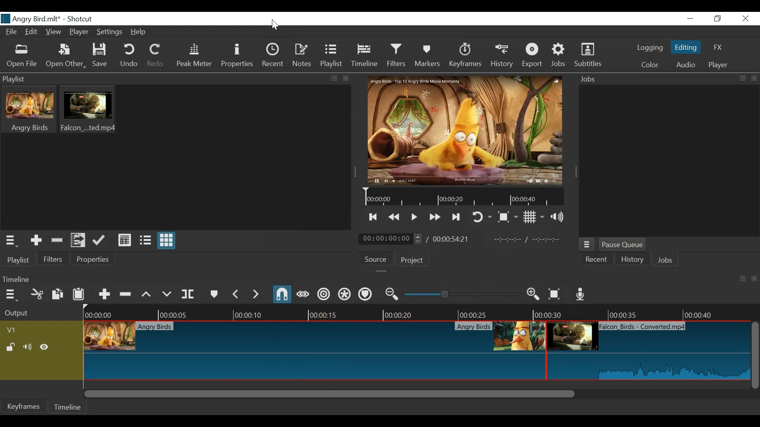  Describe the element at coordinates (323, 295) in the screenshot. I see `Ripple` at that location.